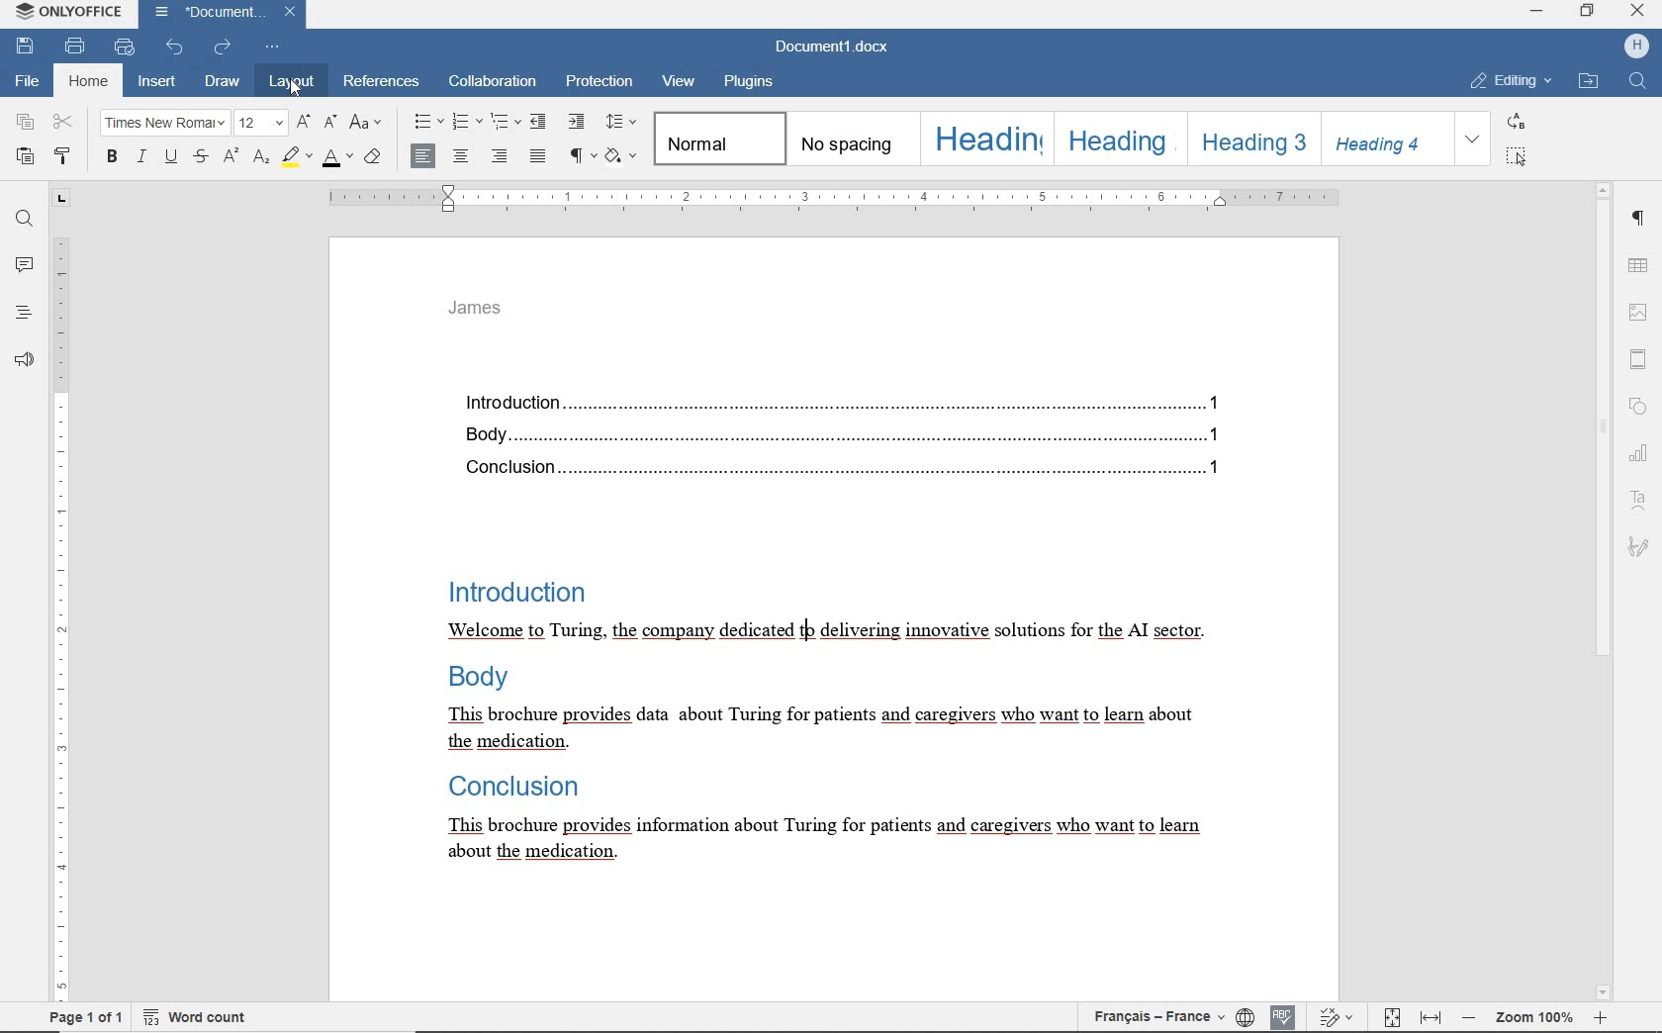  What do you see at coordinates (1254, 138) in the screenshot?
I see `Heading 3` at bounding box center [1254, 138].